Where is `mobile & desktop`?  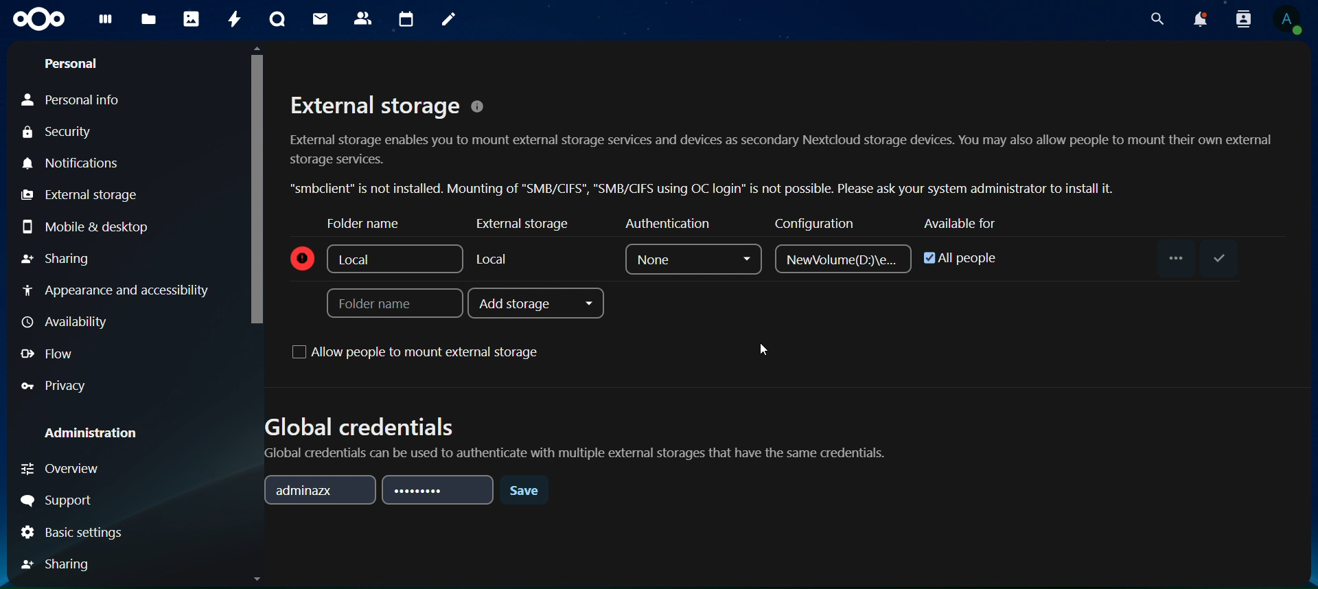
mobile & desktop is located at coordinates (85, 226).